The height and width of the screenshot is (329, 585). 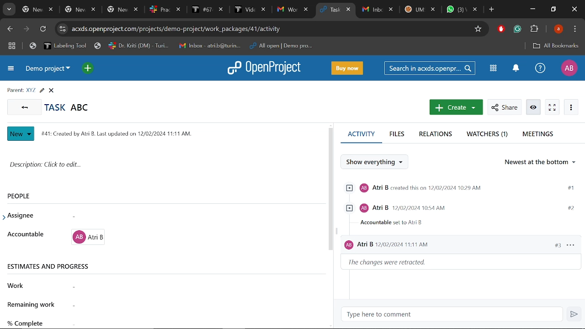 I want to click on Help, so click(x=540, y=70).